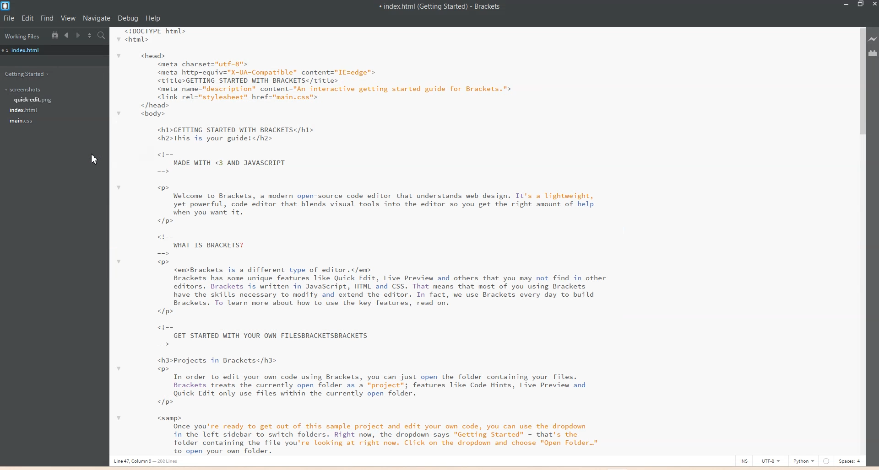 The width and height of the screenshot is (879, 470). I want to click on Index.html, so click(25, 110).